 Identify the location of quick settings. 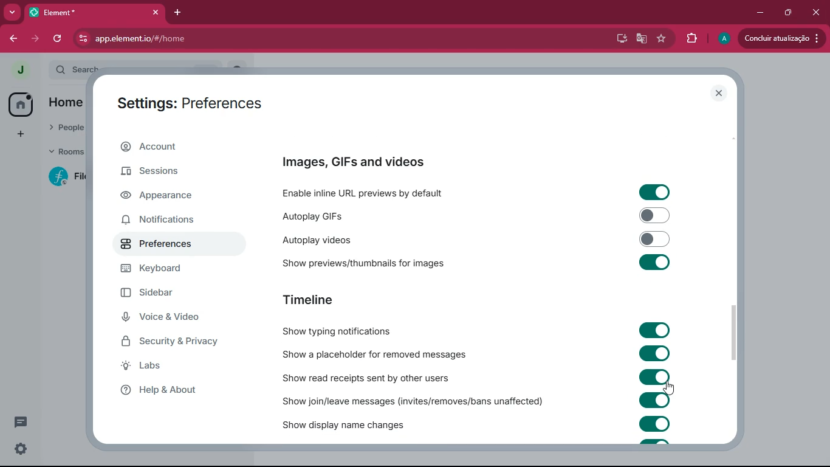
(21, 449).